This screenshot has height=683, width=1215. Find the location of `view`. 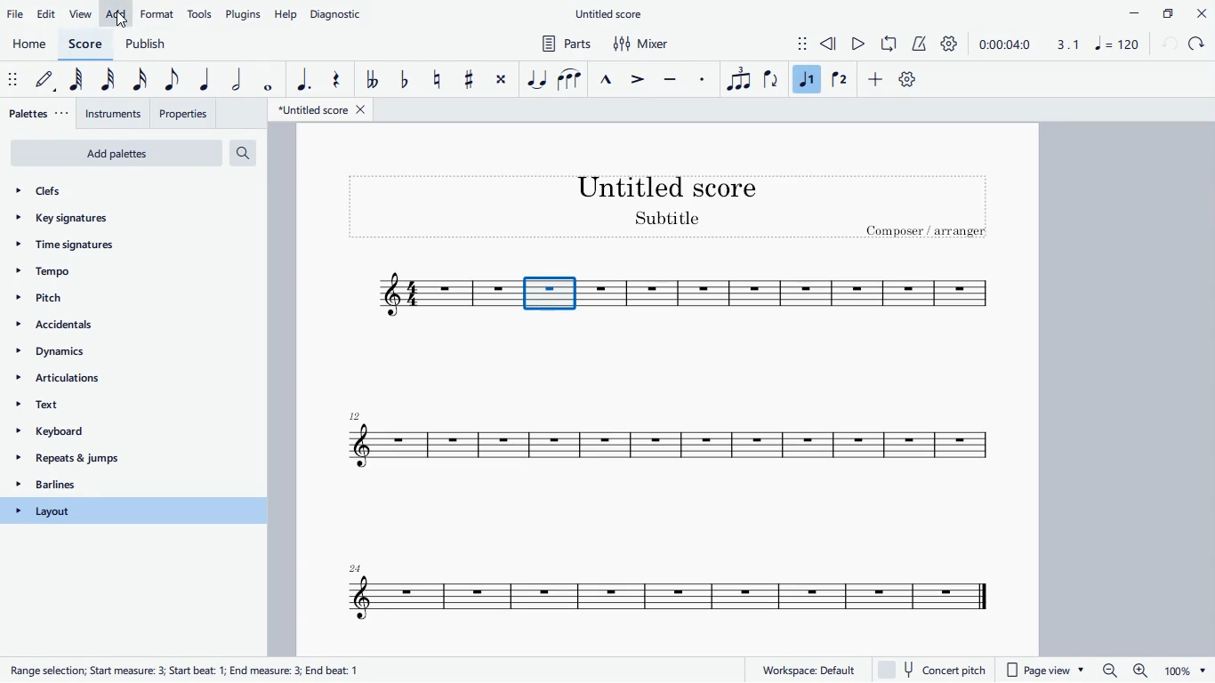

view is located at coordinates (81, 14).